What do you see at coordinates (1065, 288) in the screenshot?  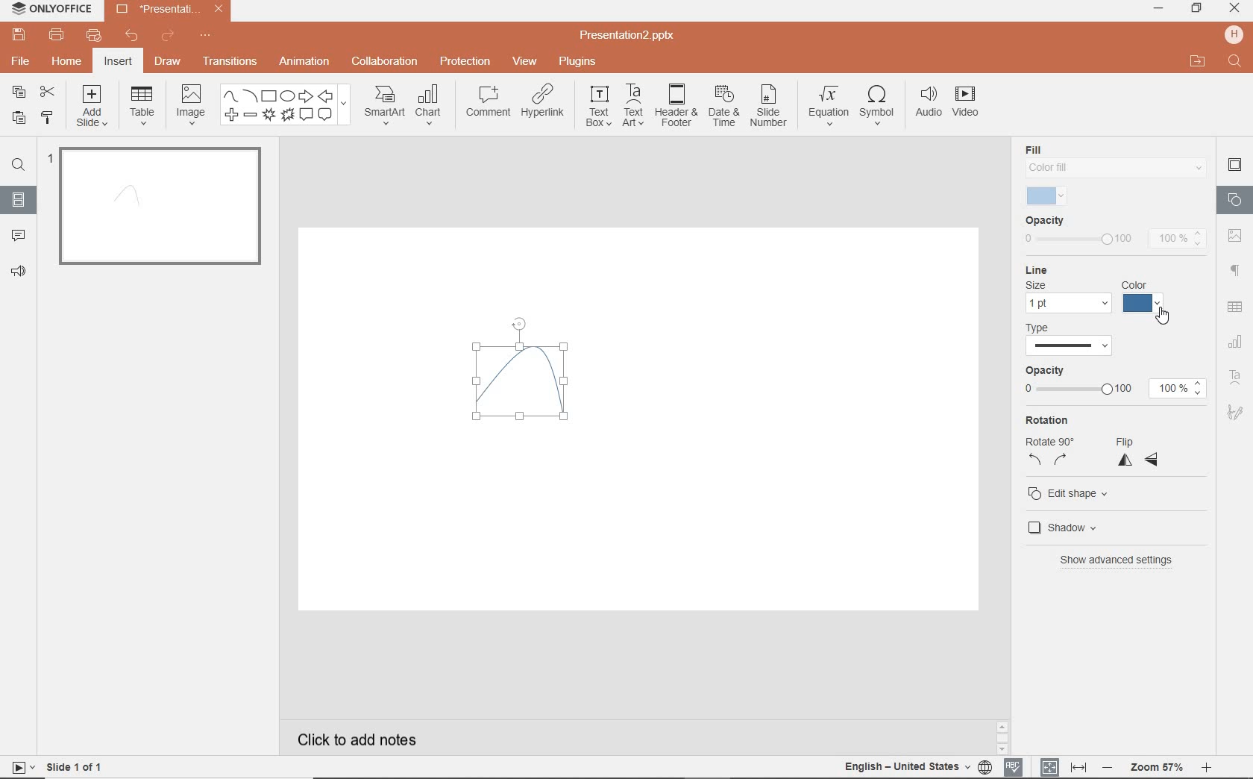 I see `line settings` at bounding box center [1065, 288].